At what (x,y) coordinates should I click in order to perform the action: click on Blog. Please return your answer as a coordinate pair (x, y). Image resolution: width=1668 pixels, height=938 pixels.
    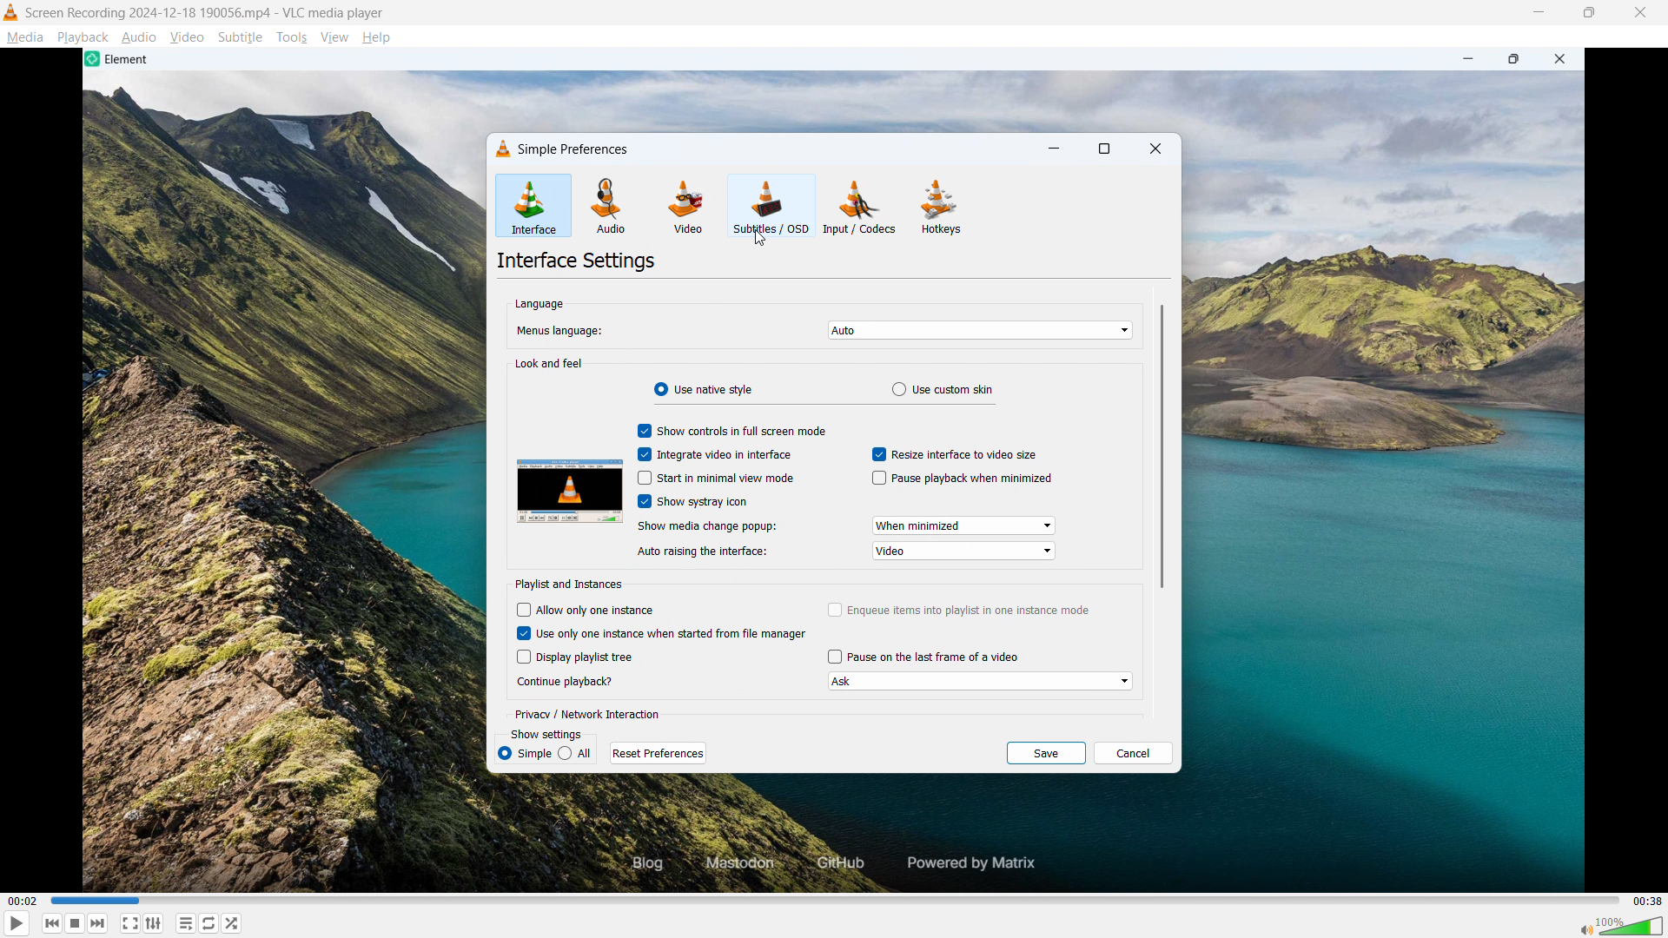
    Looking at the image, I should click on (634, 864).